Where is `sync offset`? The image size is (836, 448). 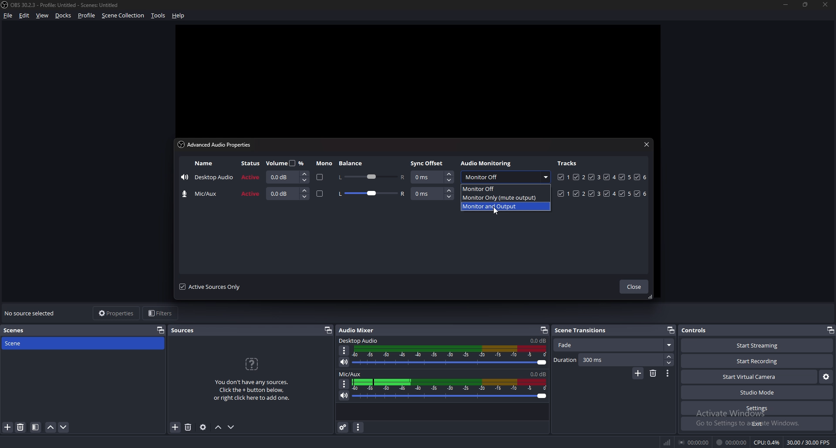
sync offset is located at coordinates (428, 163).